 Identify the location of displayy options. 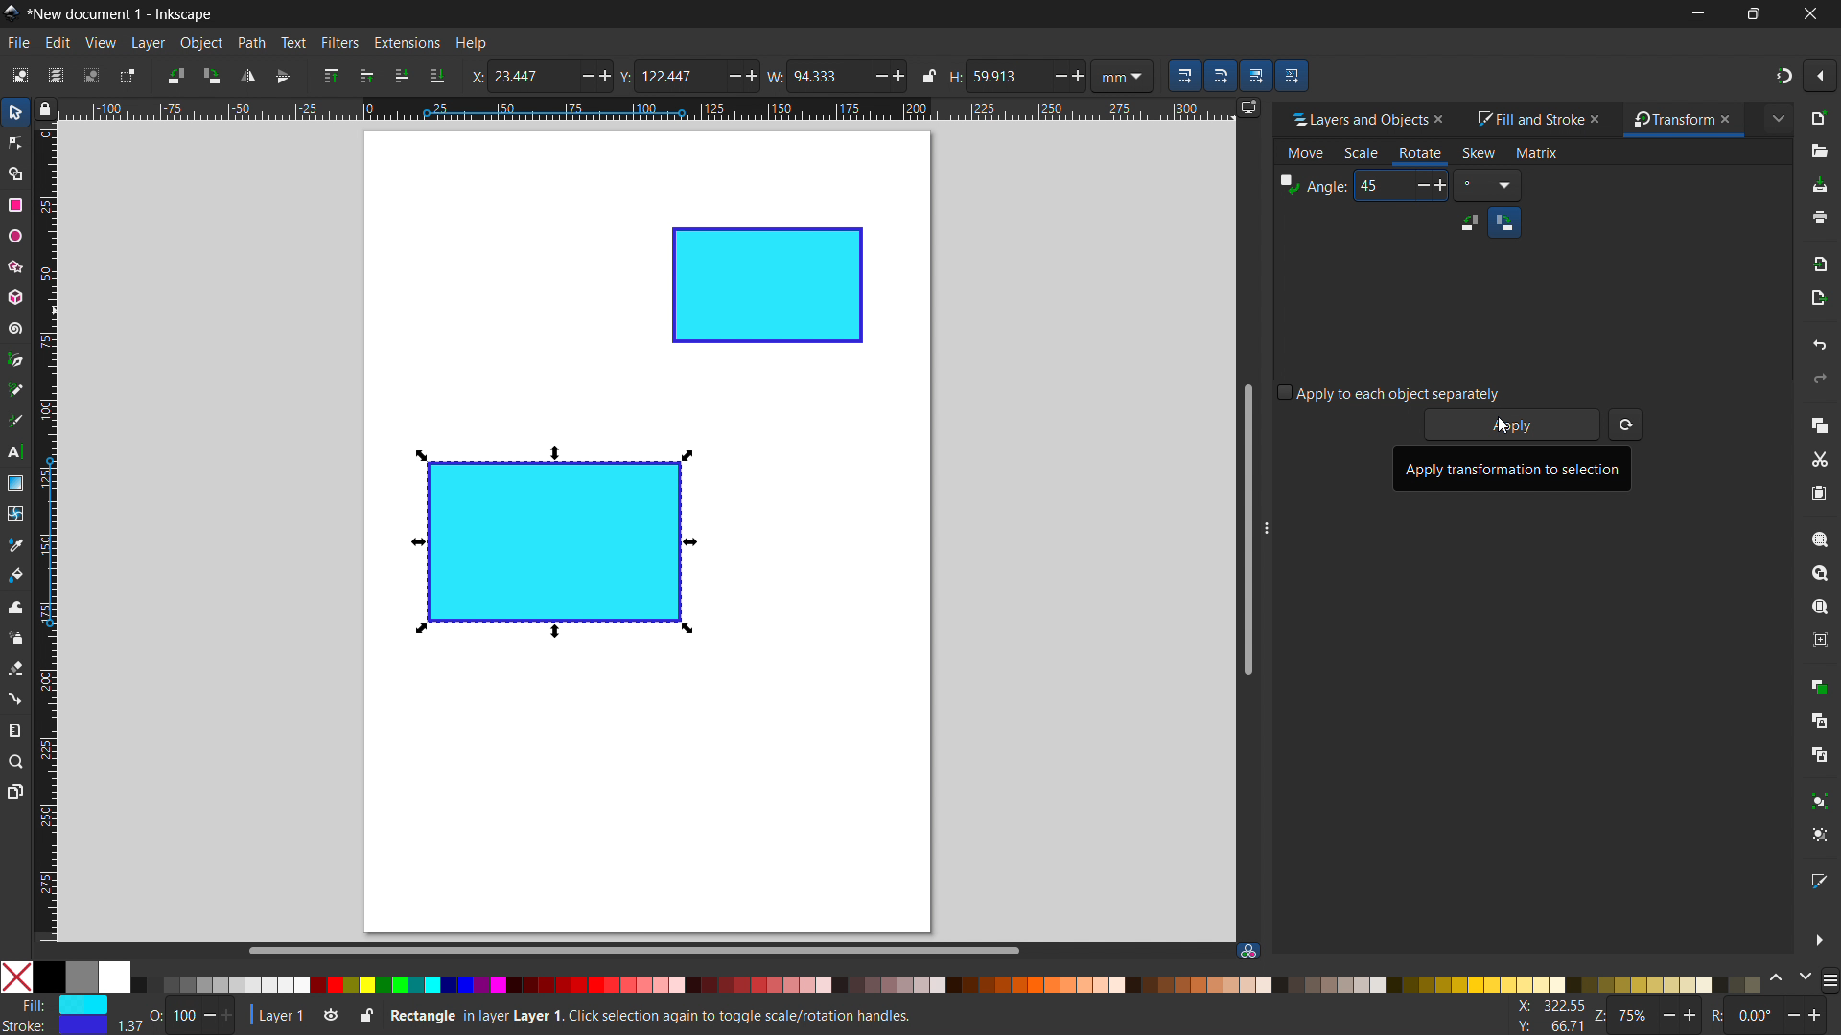
(1247, 107).